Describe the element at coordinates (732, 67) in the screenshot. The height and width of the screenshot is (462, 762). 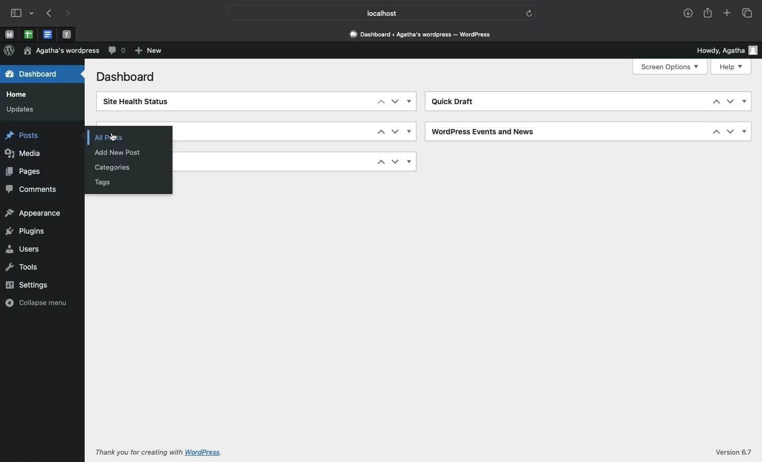
I see `Help` at that location.